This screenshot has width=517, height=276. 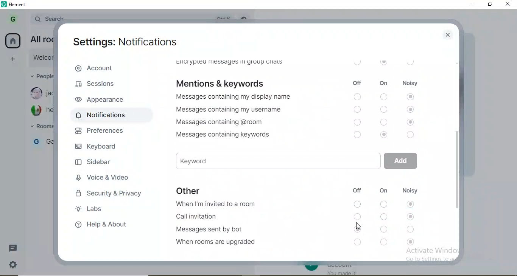 I want to click on keyboard, so click(x=98, y=148).